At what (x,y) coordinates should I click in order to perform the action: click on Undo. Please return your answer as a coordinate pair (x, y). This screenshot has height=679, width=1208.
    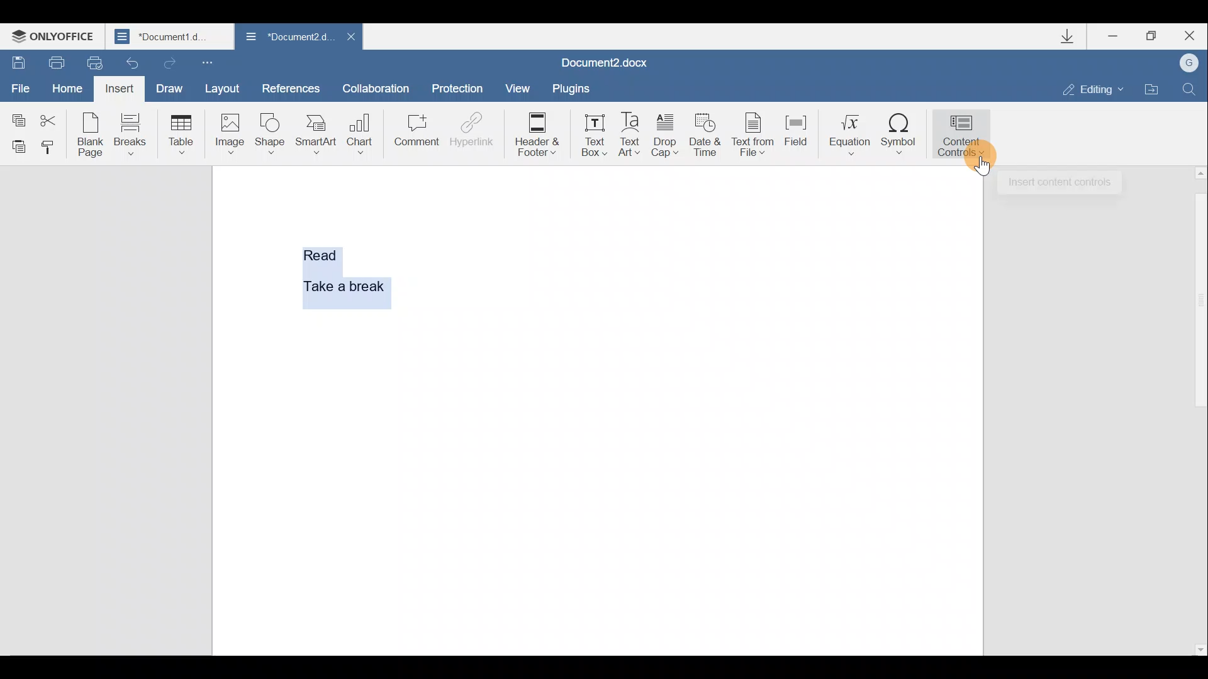
    Looking at the image, I should click on (129, 63).